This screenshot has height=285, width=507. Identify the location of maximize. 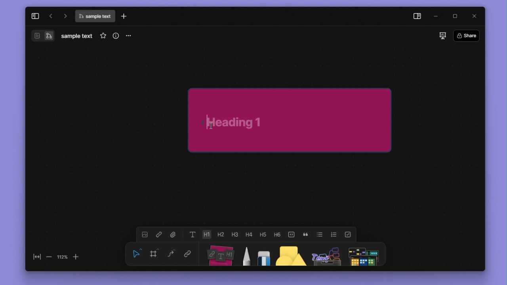
(455, 16).